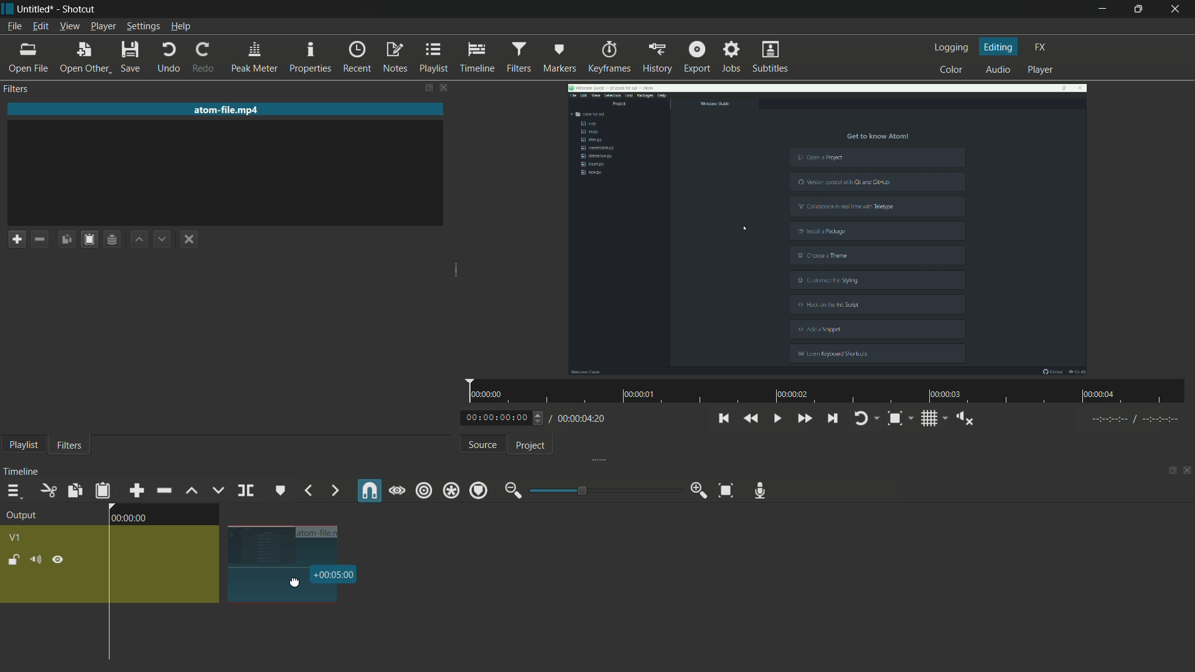  What do you see at coordinates (830, 392) in the screenshot?
I see `time` at bounding box center [830, 392].